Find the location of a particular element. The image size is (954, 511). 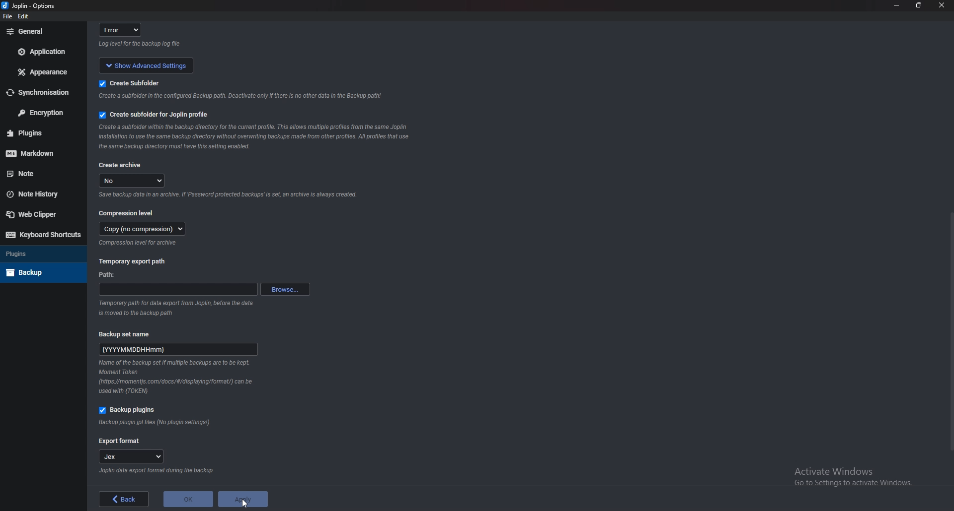

Back up is located at coordinates (40, 272).